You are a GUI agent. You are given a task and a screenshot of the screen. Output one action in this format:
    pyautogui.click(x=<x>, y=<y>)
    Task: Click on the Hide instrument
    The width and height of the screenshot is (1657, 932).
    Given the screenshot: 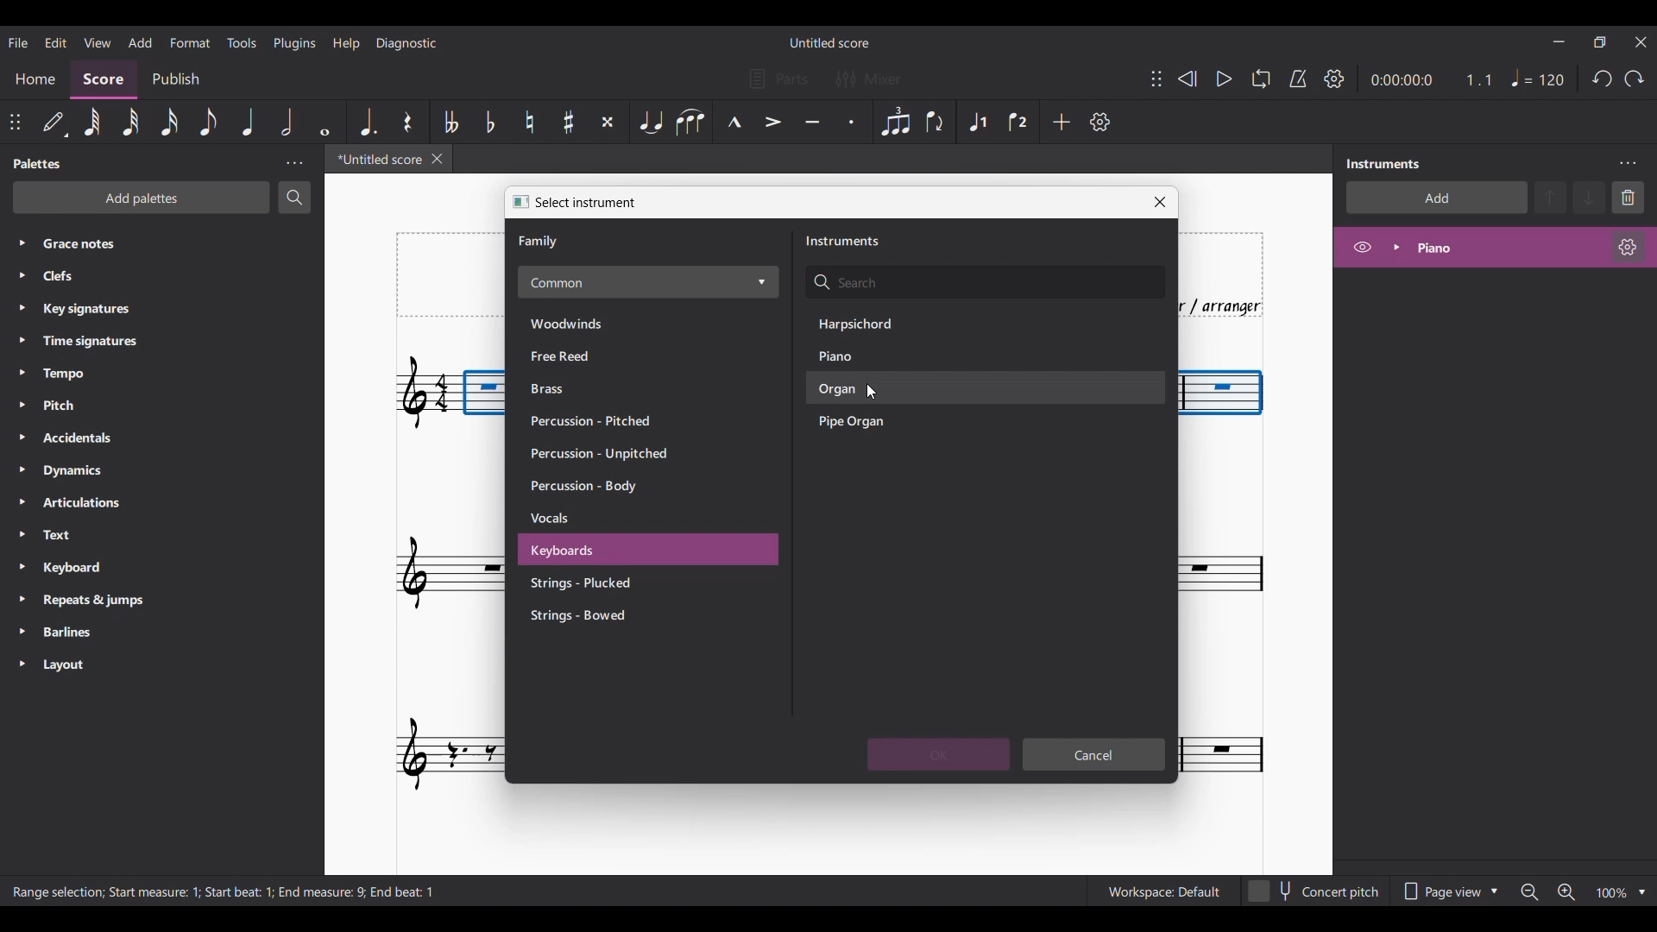 What is the action you would take?
    pyautogui.click(x=1362, y=247)
    